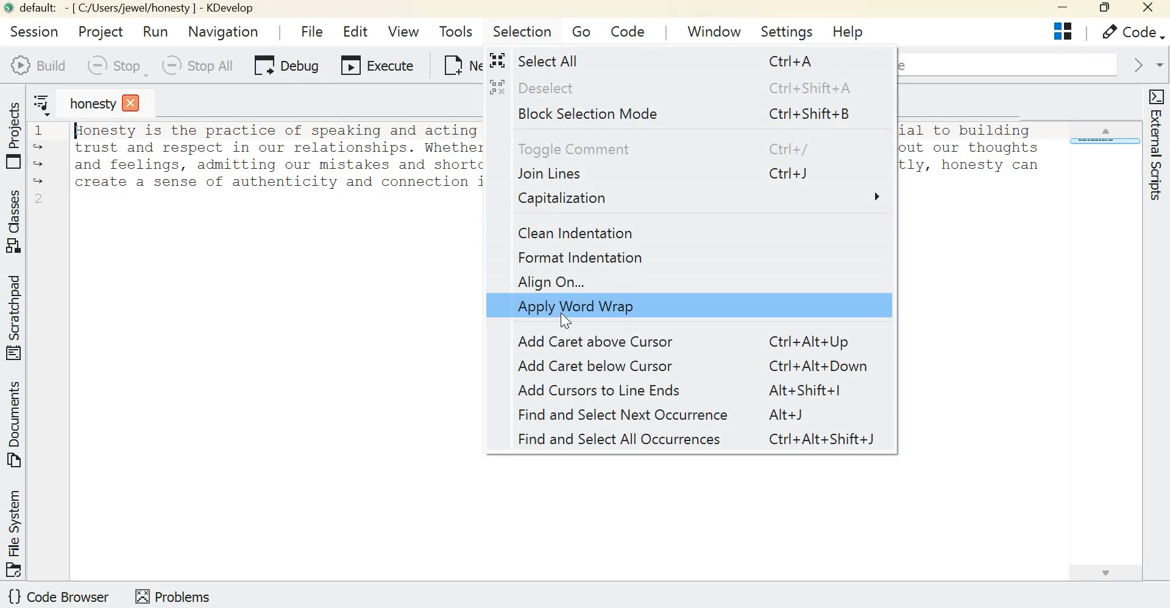 The image size is (1170, 608). Describe the element at coordinates (663, 415) in the screenshot. I see `Find and select next occurrence` at that location.